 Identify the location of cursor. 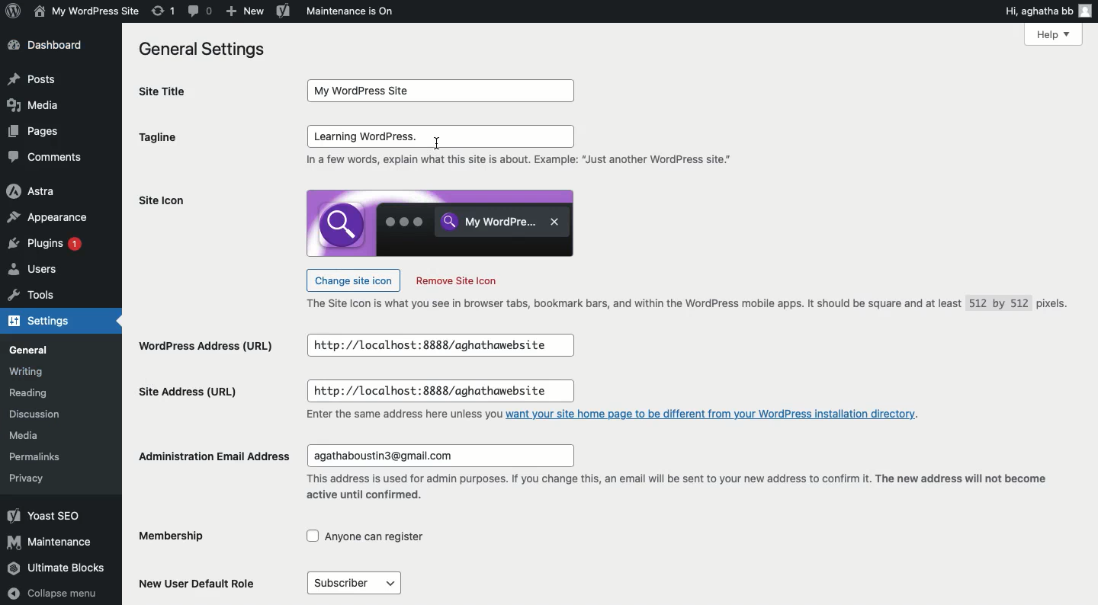
(435, 144).